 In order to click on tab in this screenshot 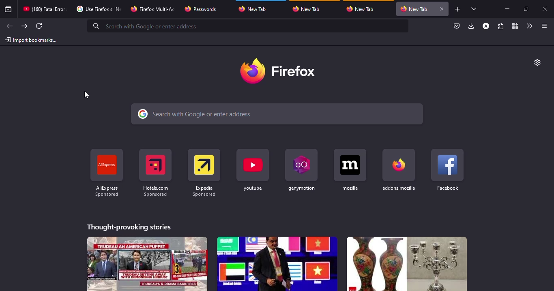, I will do `click(310, 9)`.